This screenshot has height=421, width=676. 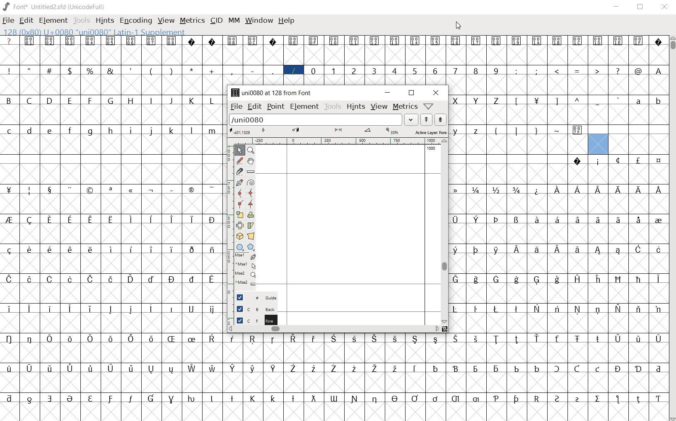 What do you see at coordinates (557, 280) in the screenshot?
I see `glyph` at bounding box center [557, 280].